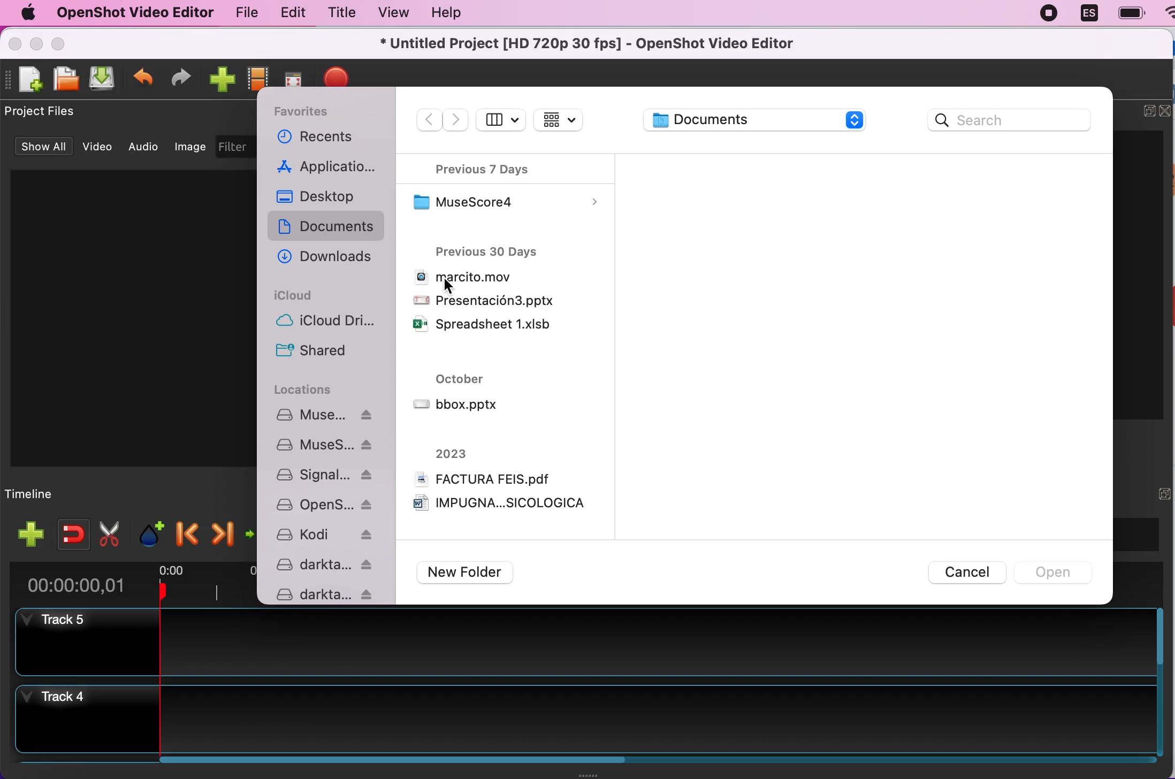 The image size is (1175, 779). What do you see at coordinates (146, 148) in the screenshot?
I see `audio` at bounding box center [146, 148].